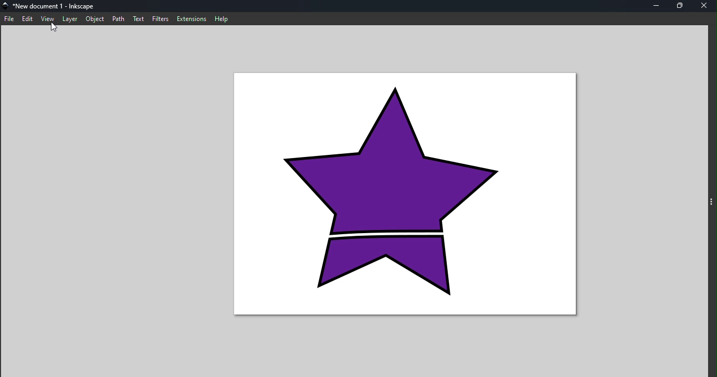 The image size is (717, 377). I want to click on Layer, so click(71, 20).